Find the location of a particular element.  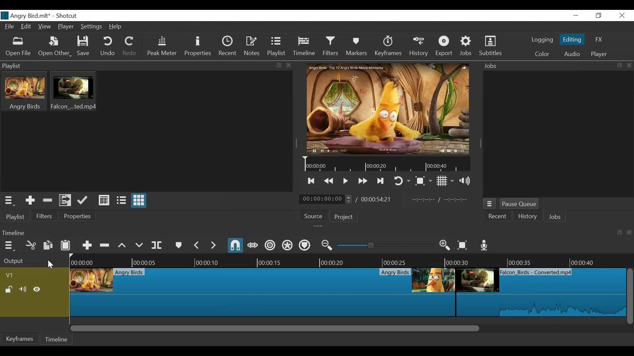

 is located at coordinates (317, 232).